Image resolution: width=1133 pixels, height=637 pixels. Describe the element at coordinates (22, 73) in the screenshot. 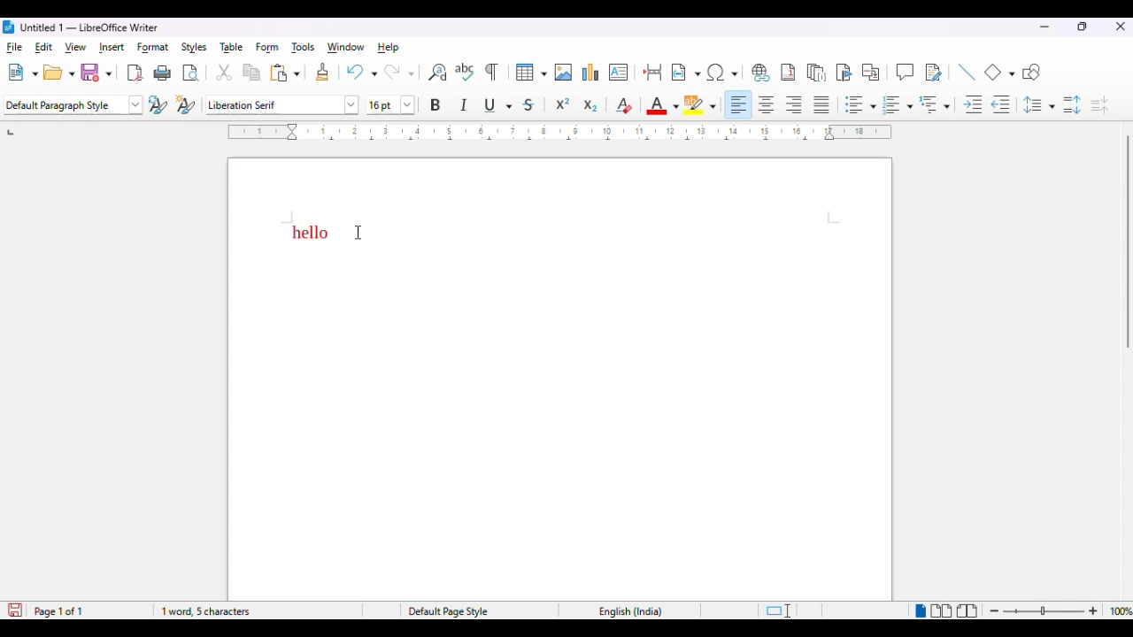

I see `new` at that location.